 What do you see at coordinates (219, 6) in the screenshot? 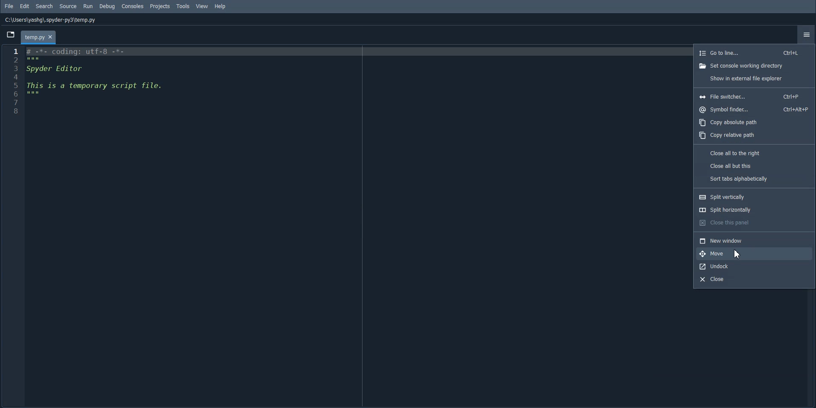
I see `Help` at bounding box center [219, 6].